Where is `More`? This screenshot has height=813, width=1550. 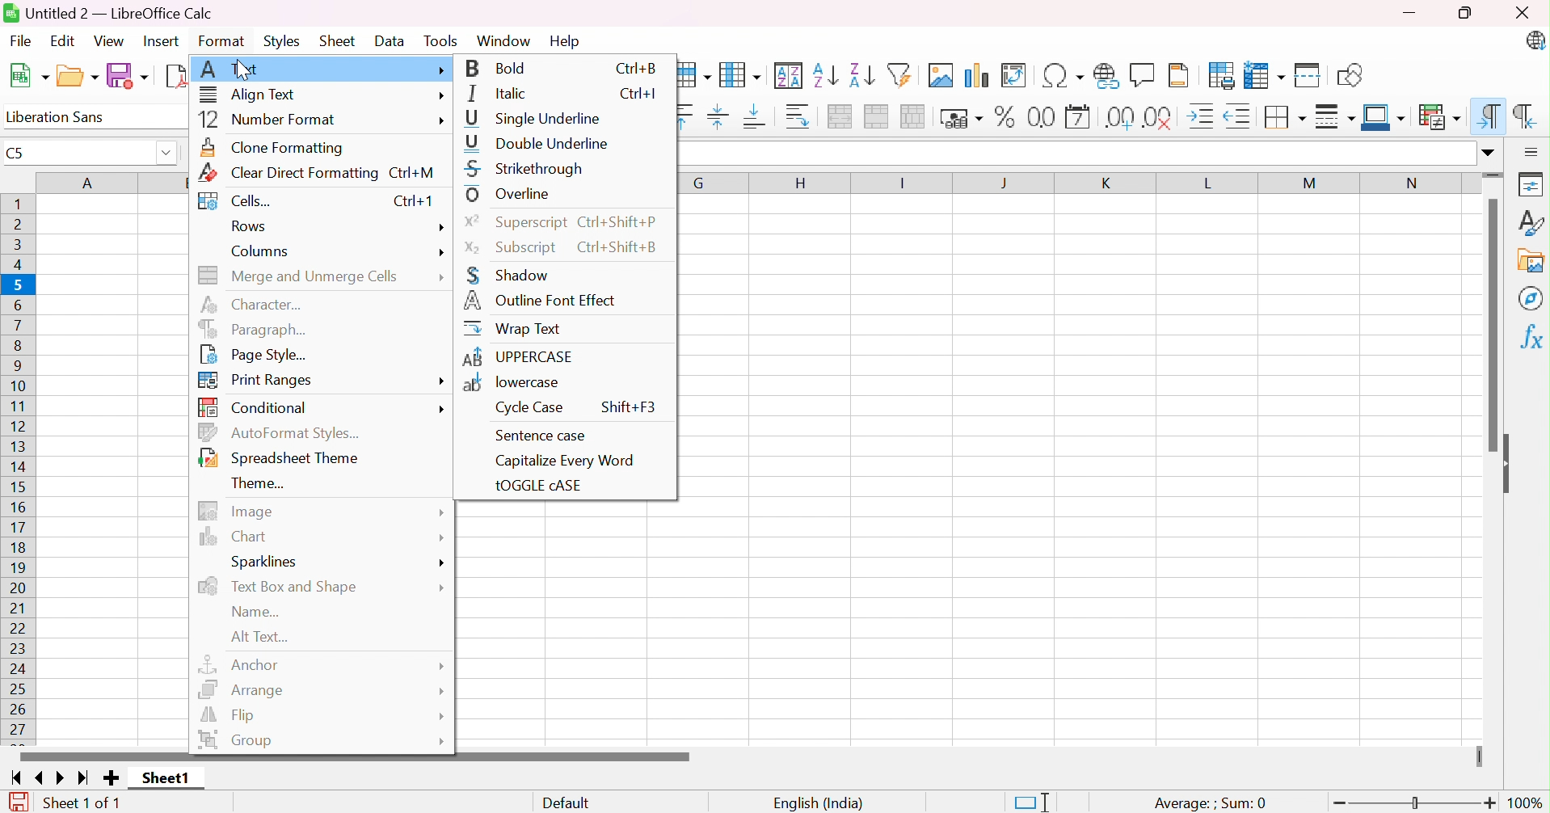 More is located at coordinates (442, 714).